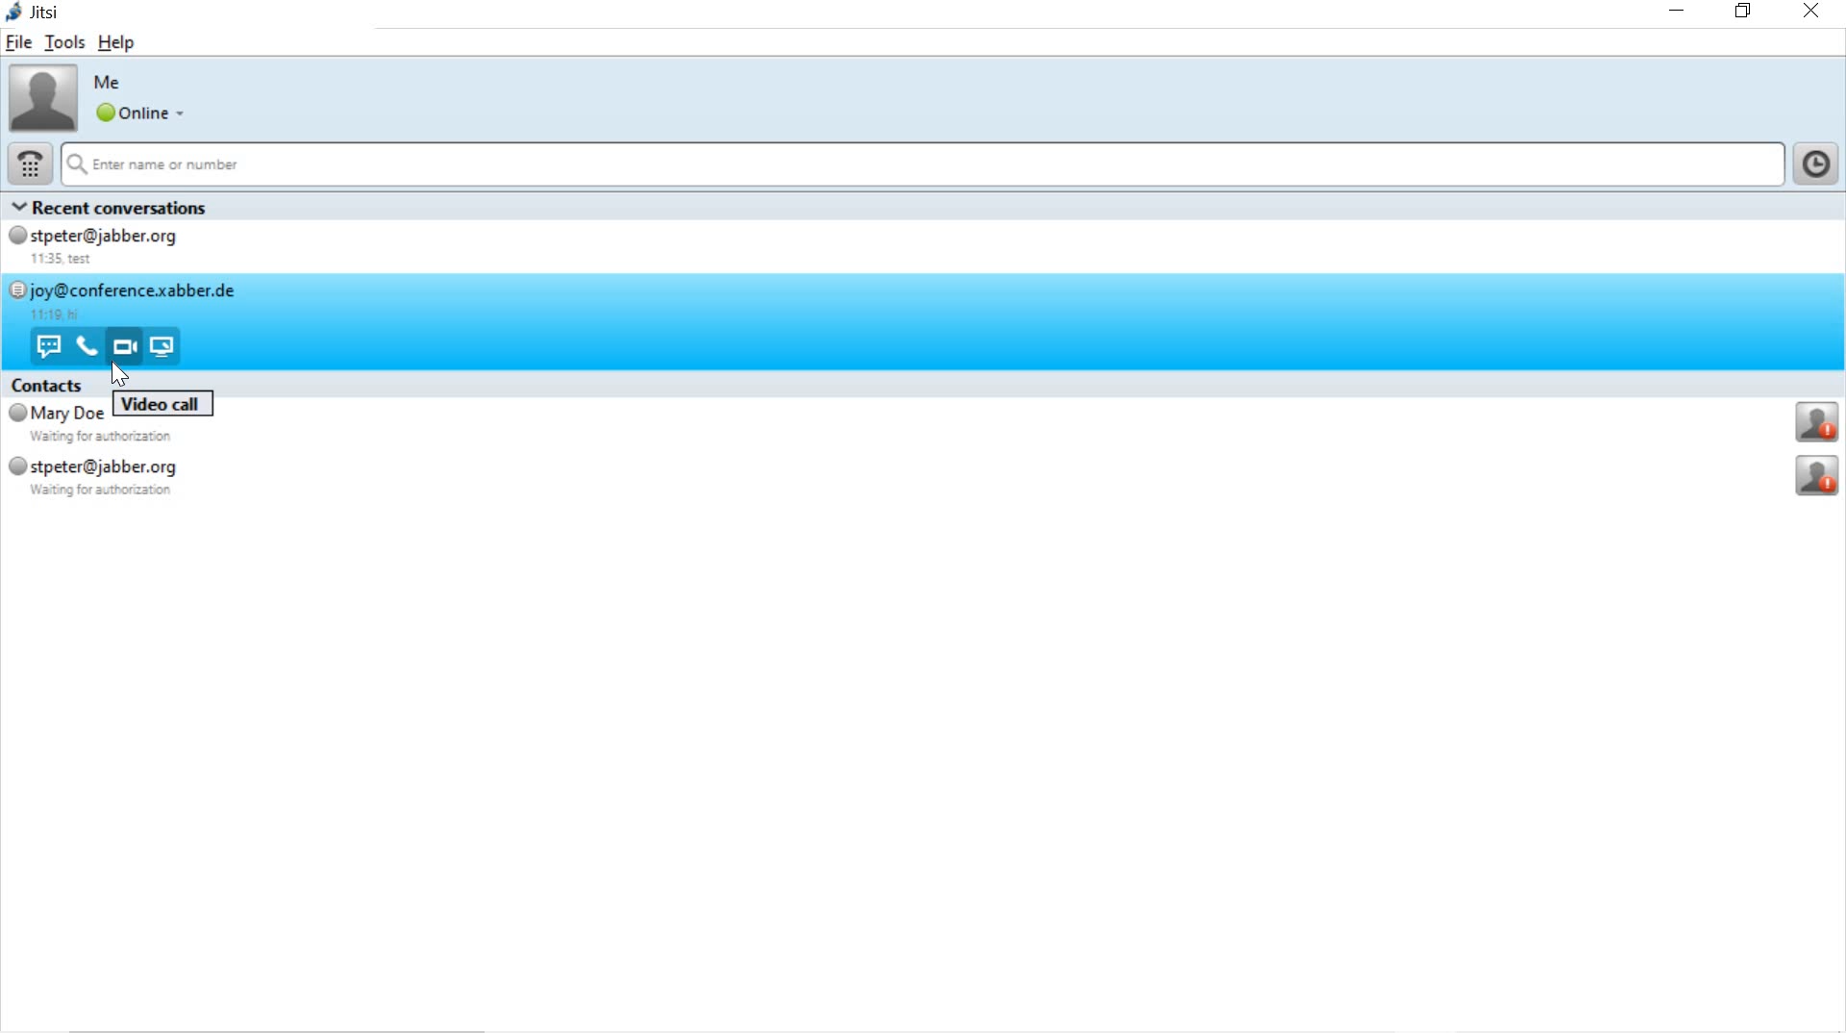  Describe the element at coordinates (120, 376) in the screenshot. I see `cursor` at that location.